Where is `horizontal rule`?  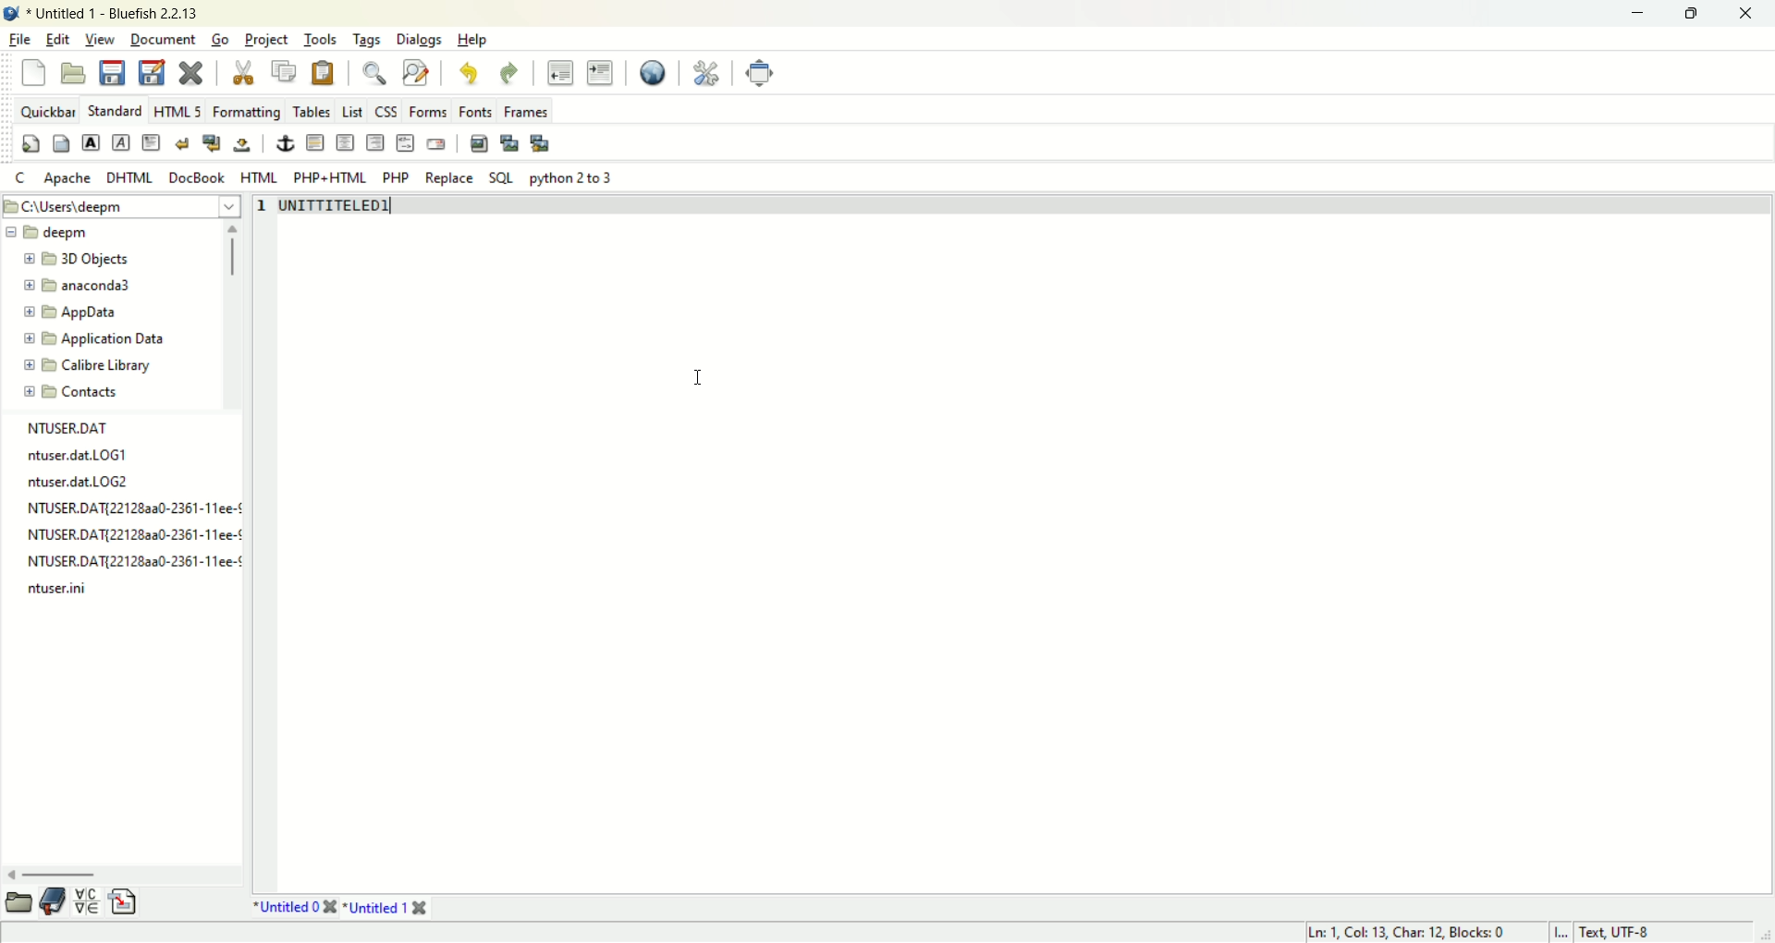
horizontal rule is located at coordinates (316, 144).